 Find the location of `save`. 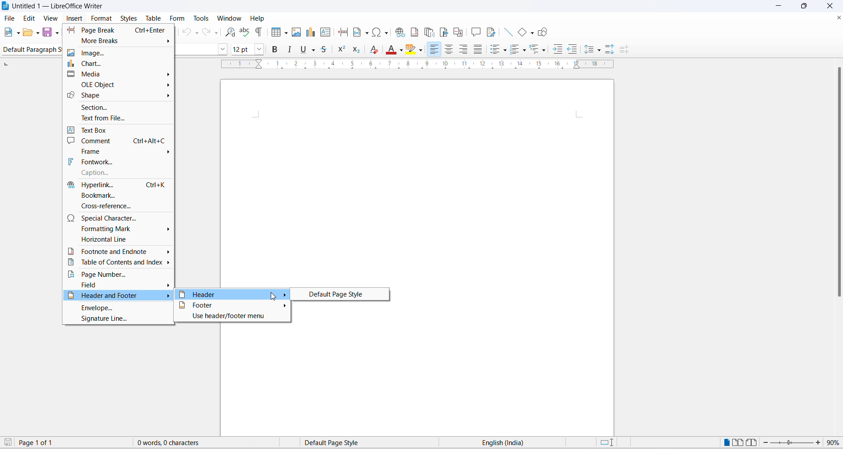

save is located at coordinates (8, 443).